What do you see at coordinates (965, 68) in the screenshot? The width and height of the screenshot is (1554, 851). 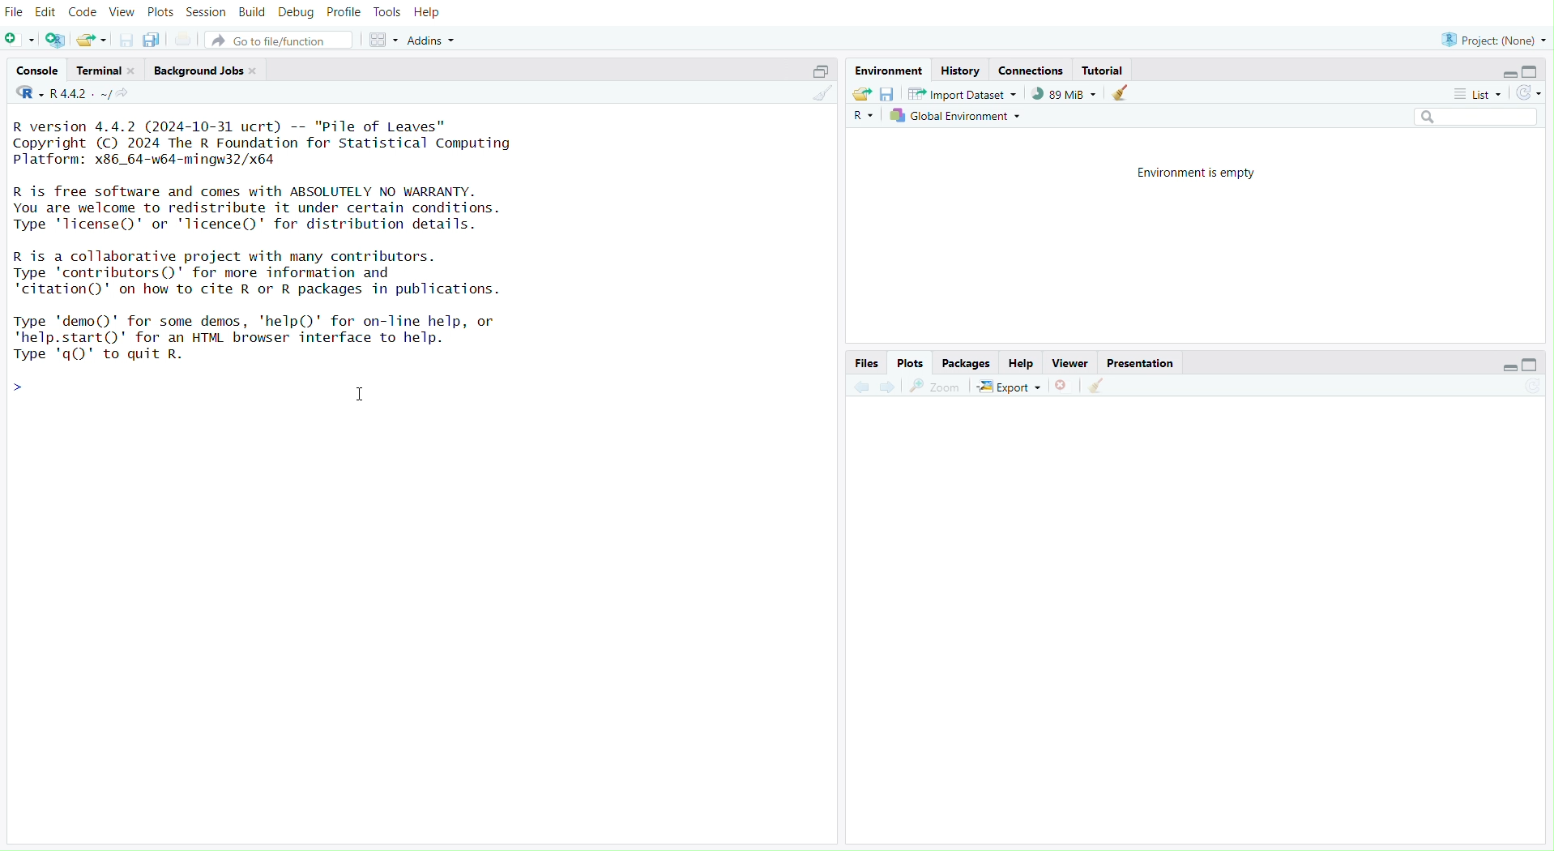 I see `History` at bounding box center [965, 68].